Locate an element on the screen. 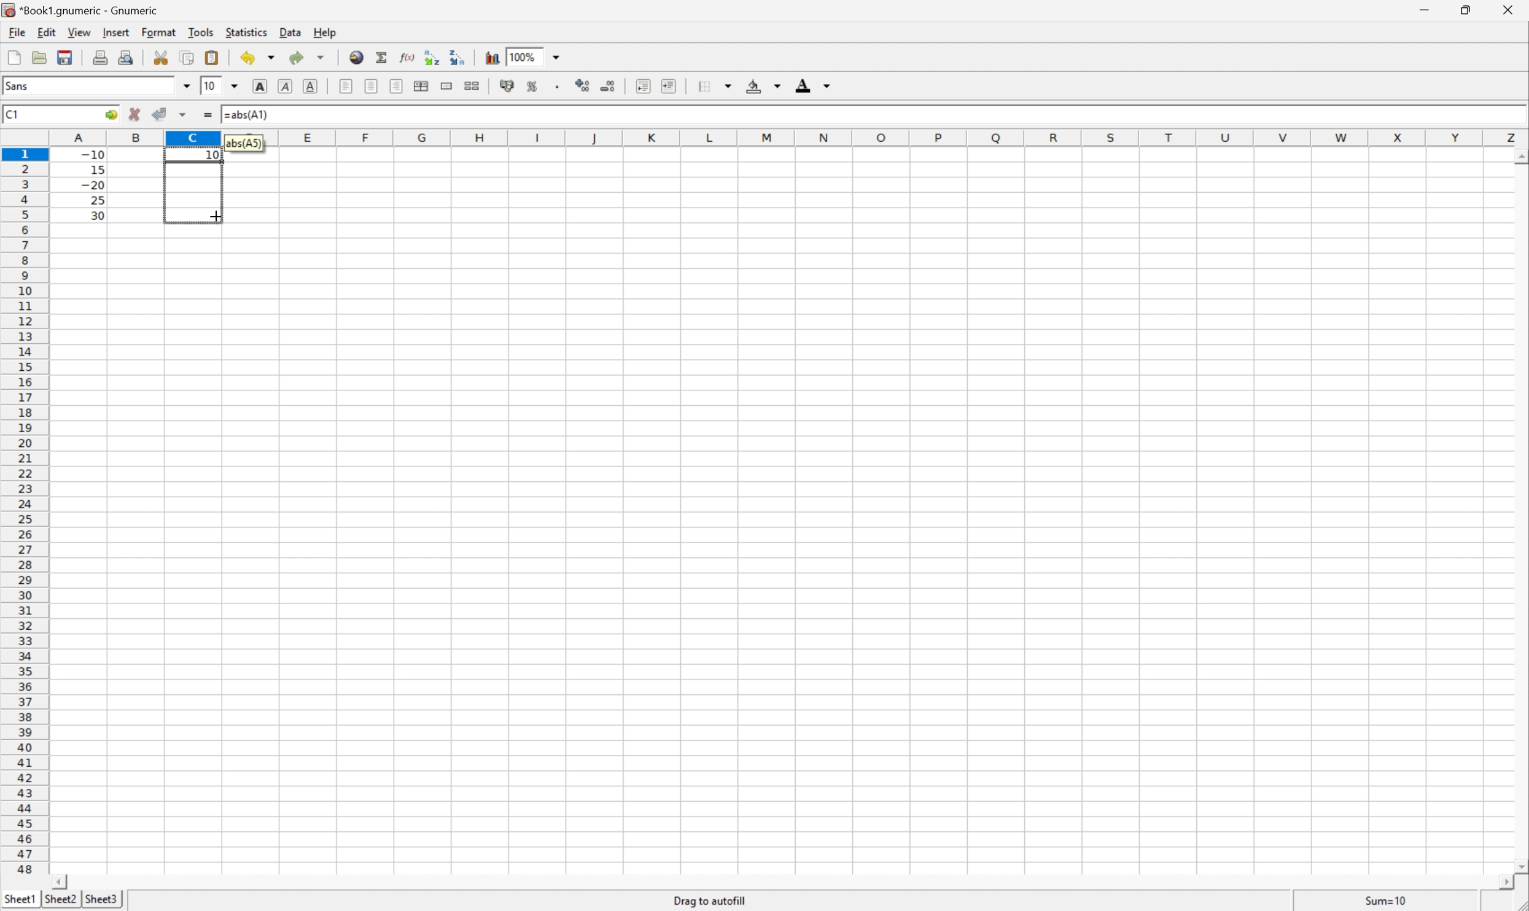 This screenshot has height=911, width=1529. Edit is located at coordinates (48, 31).